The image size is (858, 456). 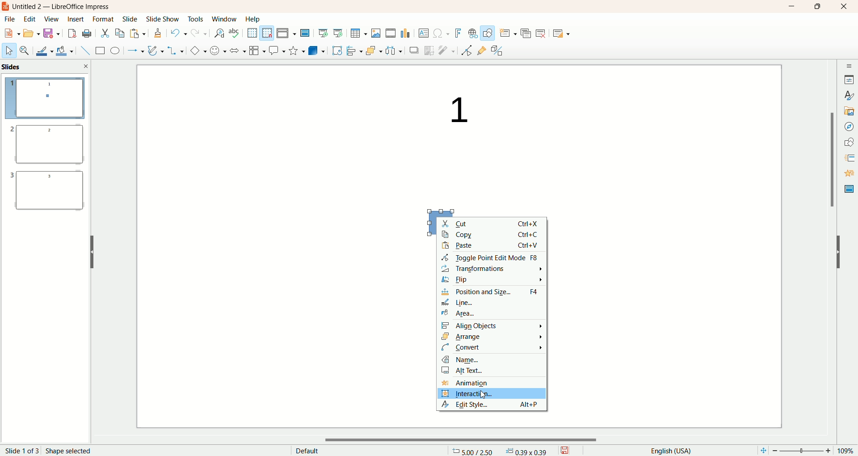 I want to click on open, so click(x=32, y=34).